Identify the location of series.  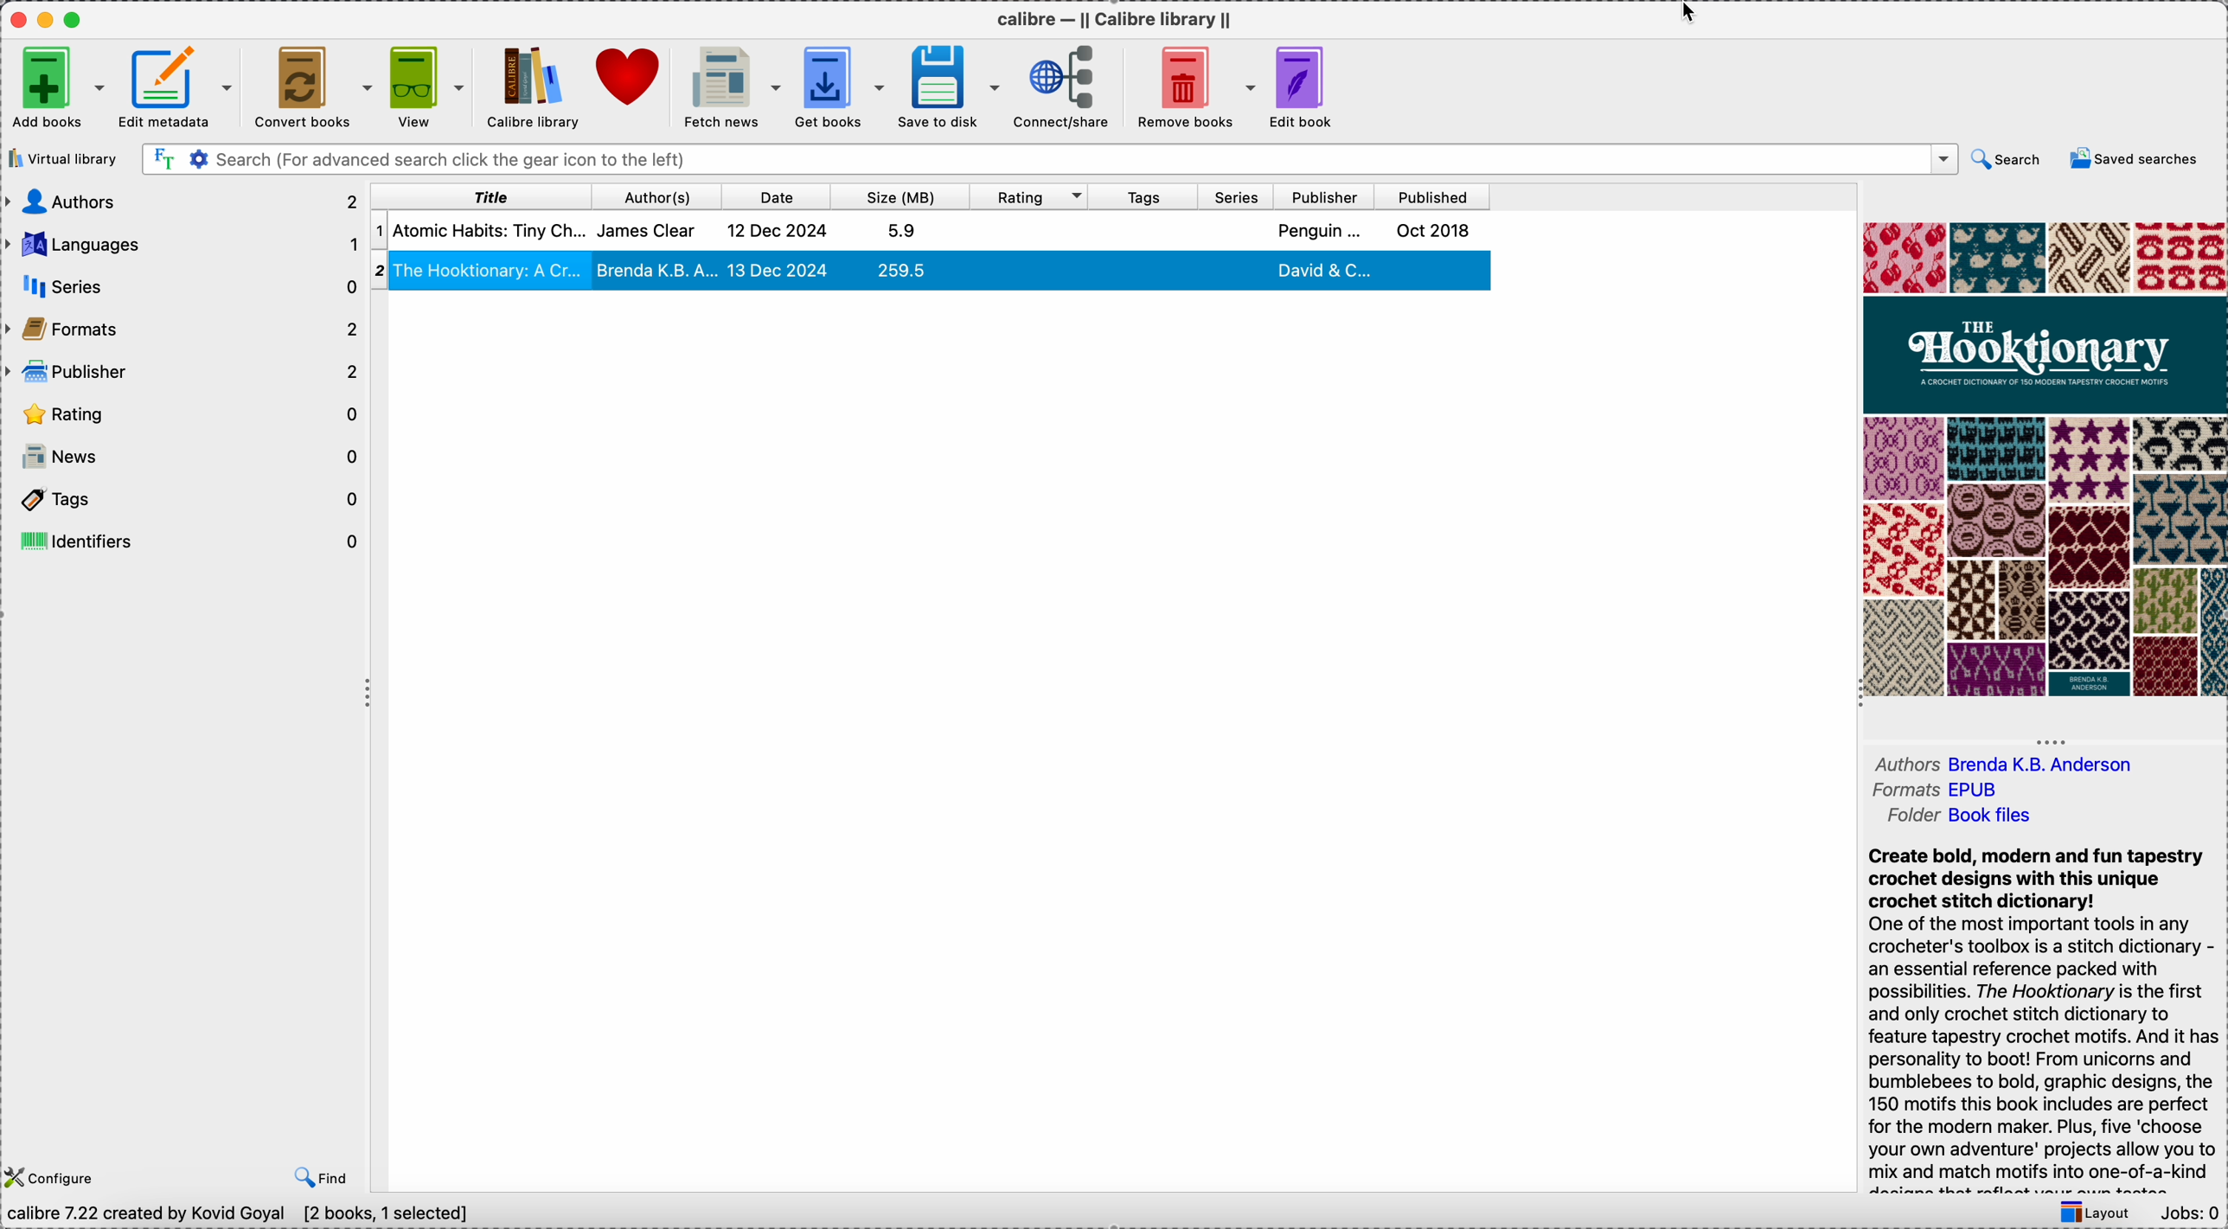
(181, 286).